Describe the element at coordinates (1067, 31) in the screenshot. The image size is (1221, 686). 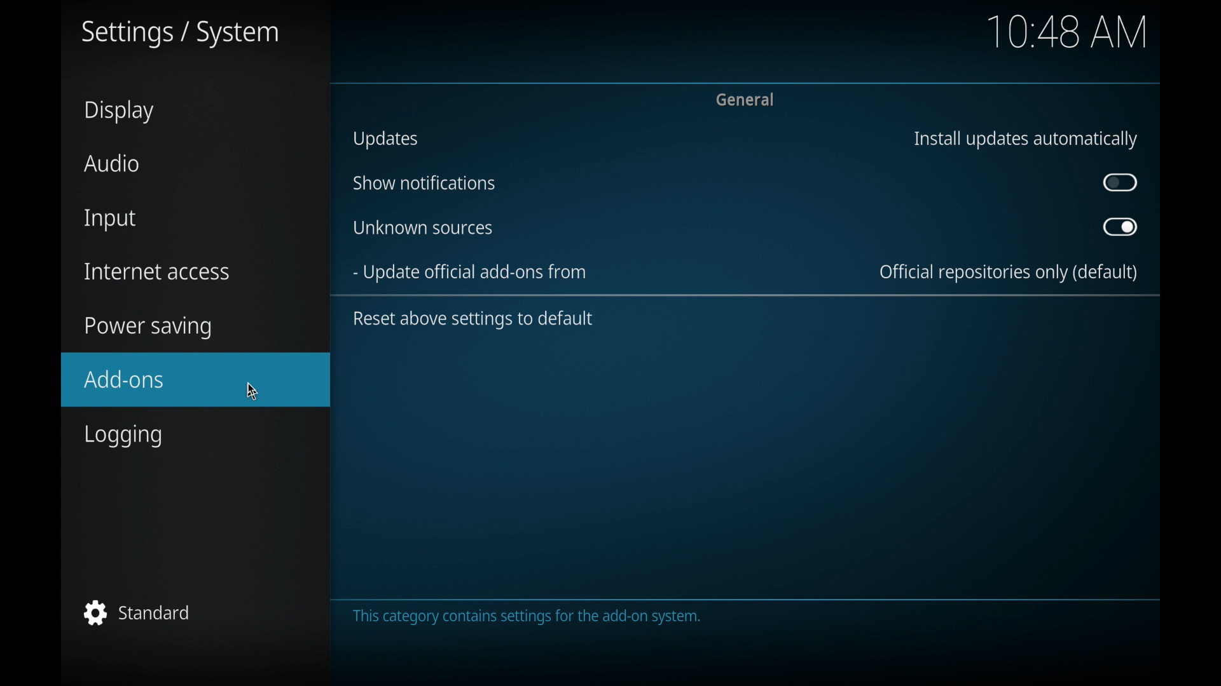
I see `10.48 am` at that location.